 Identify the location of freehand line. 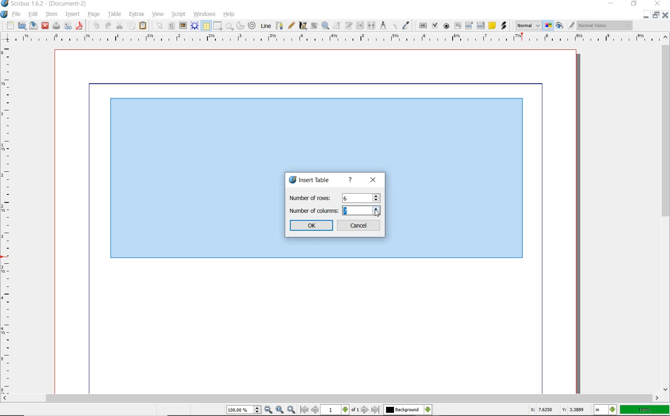
(292, 26).